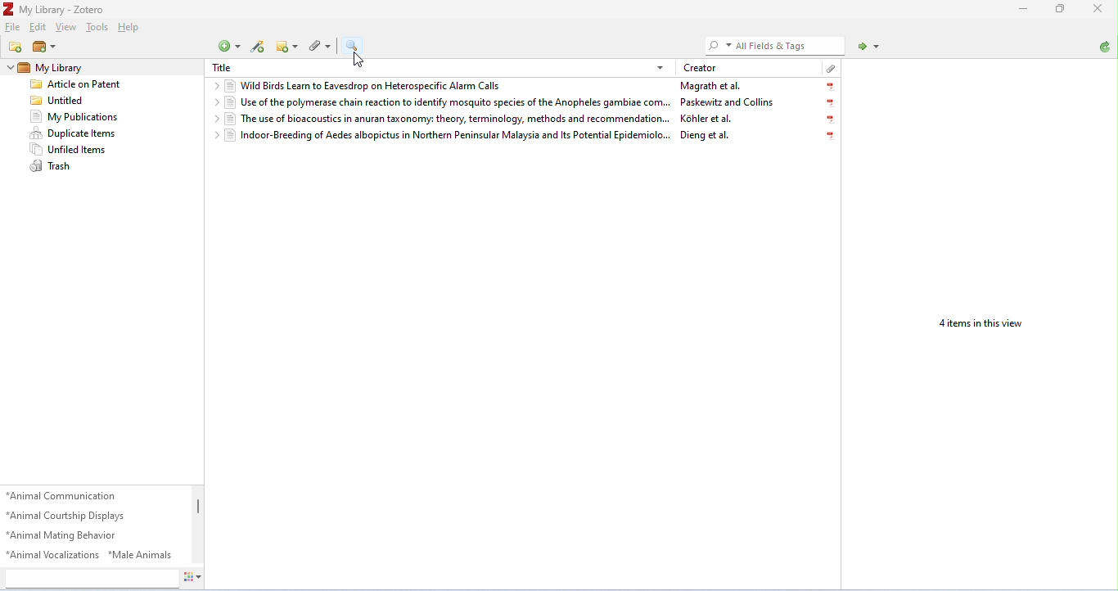  I want to click on creator, so click(703, 68).